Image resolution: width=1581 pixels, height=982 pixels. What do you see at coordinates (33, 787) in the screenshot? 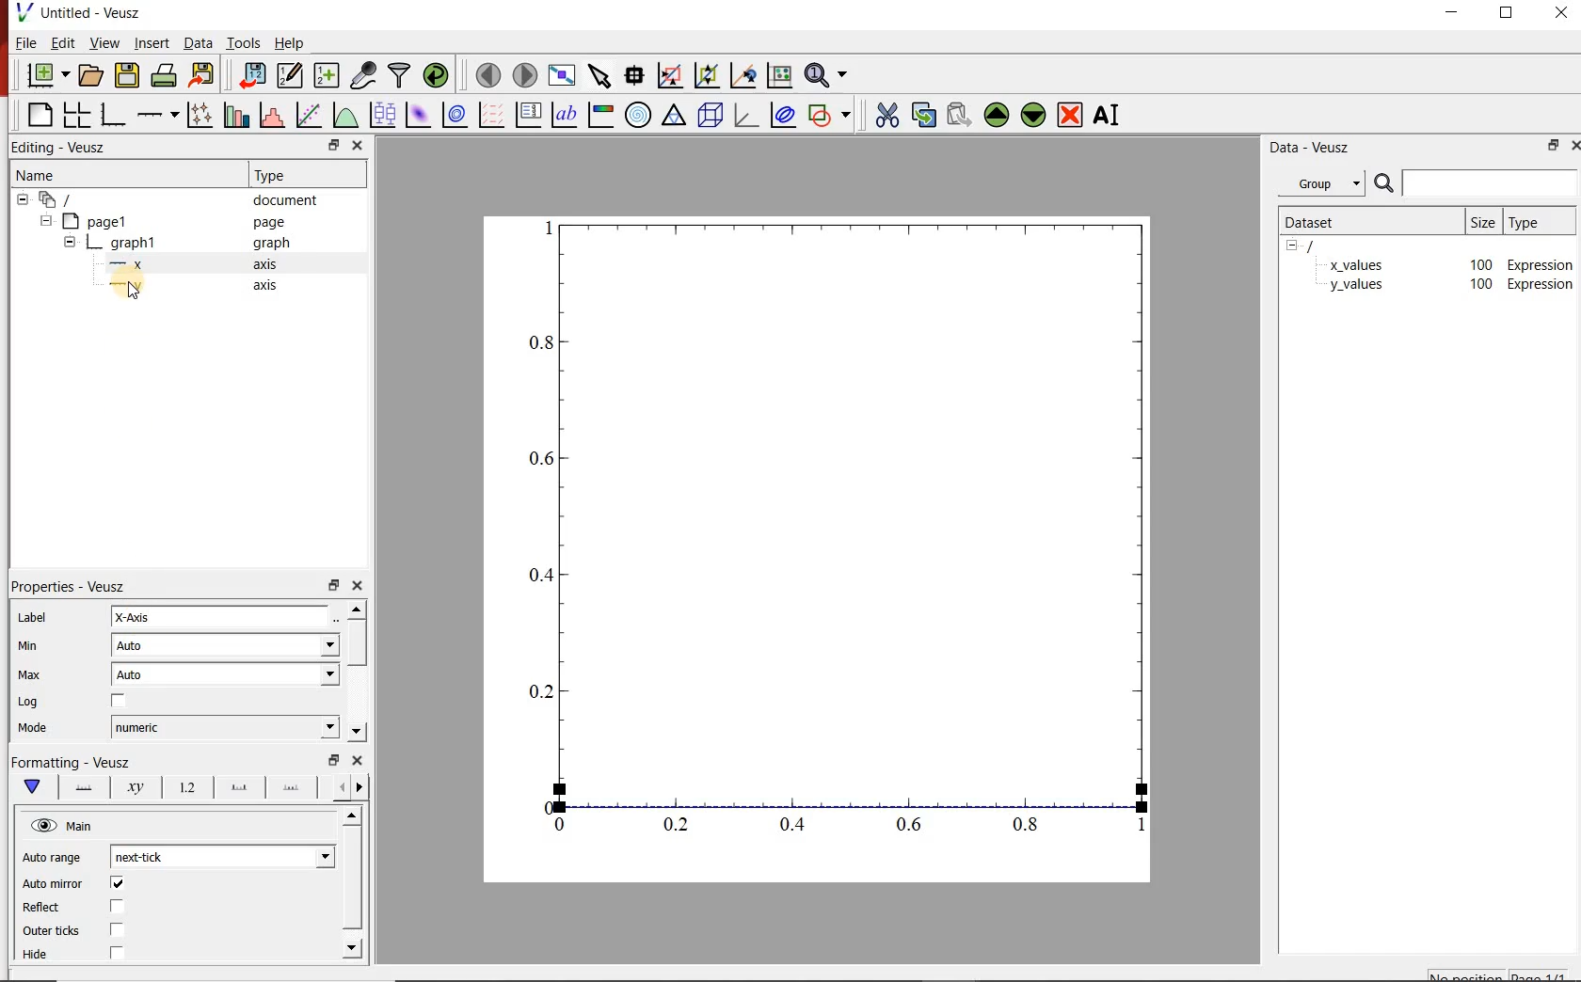
I see `main formatting` at bounding box center [33, 787].